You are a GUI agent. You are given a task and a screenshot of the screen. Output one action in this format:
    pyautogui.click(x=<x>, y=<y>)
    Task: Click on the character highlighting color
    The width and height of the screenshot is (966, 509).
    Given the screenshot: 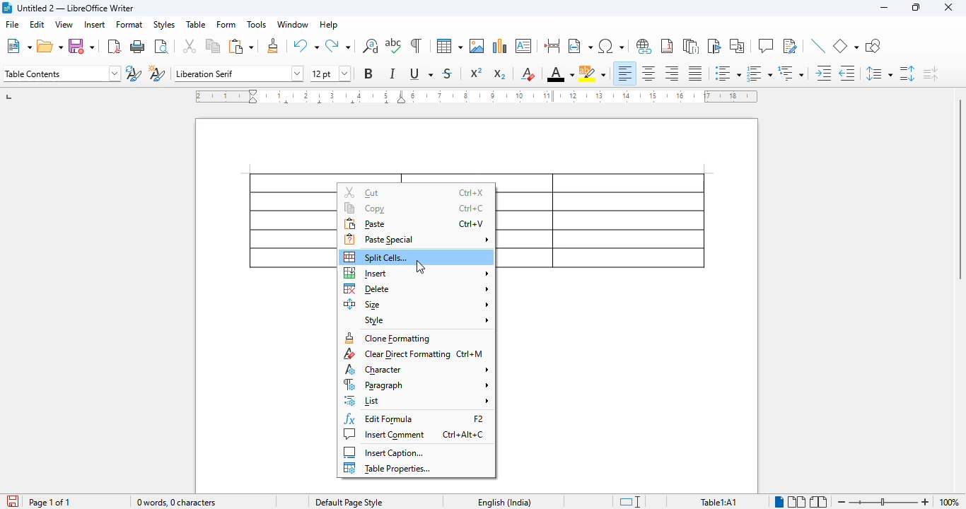 What is the action you would take?
    pyautogui.click(x=593, y=74)
    